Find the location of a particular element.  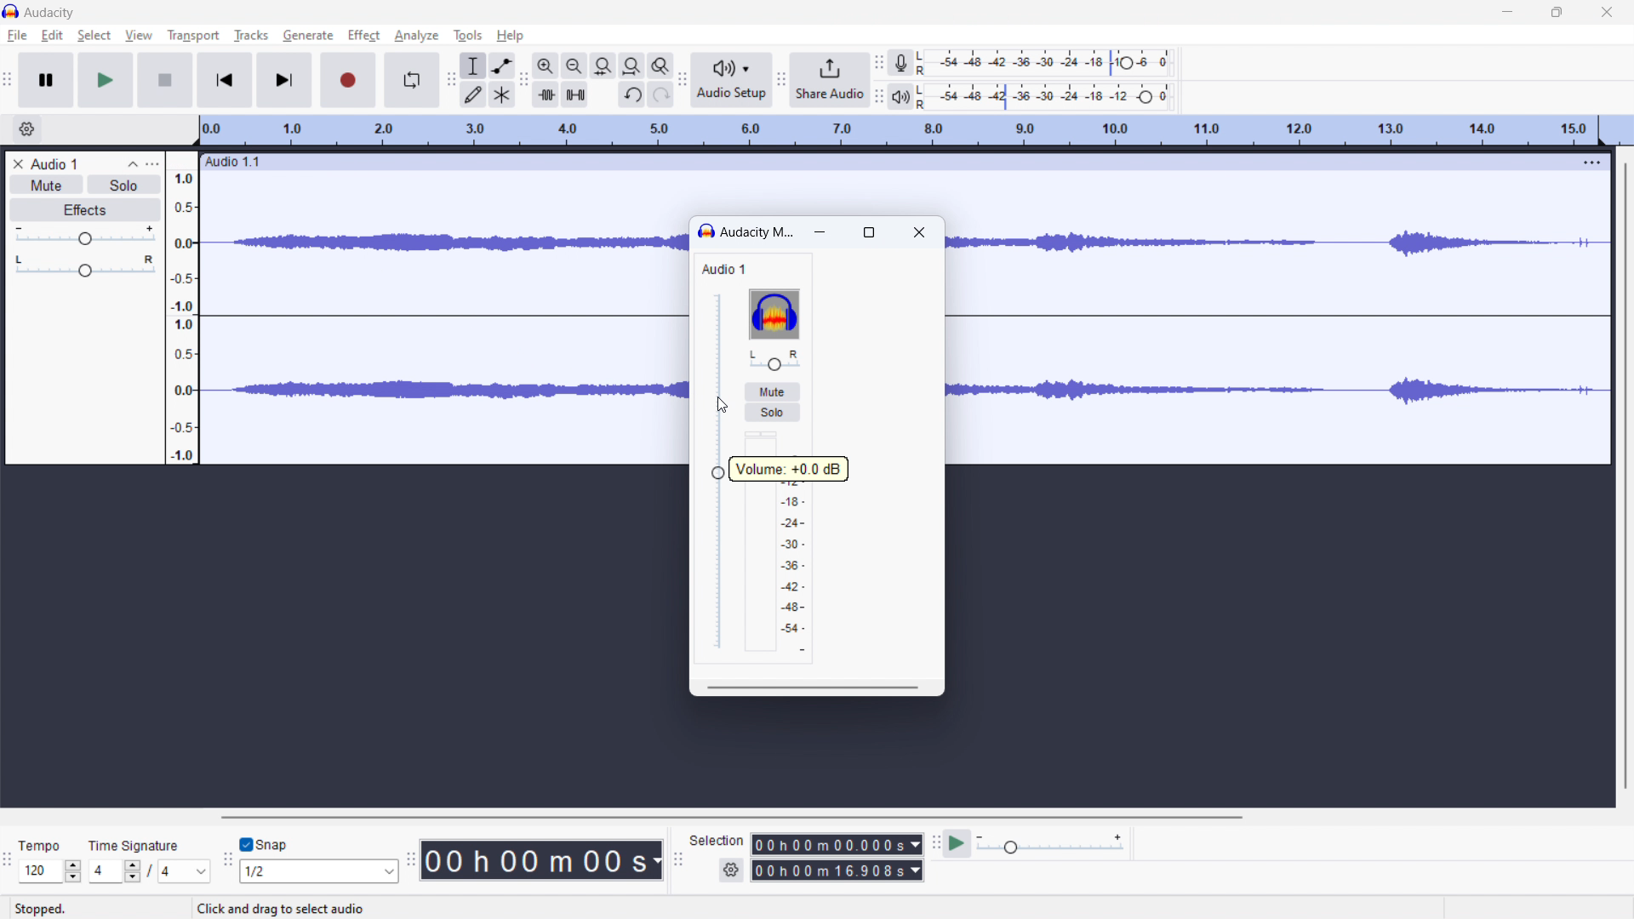

stopped is located at coordinates (47, 903).